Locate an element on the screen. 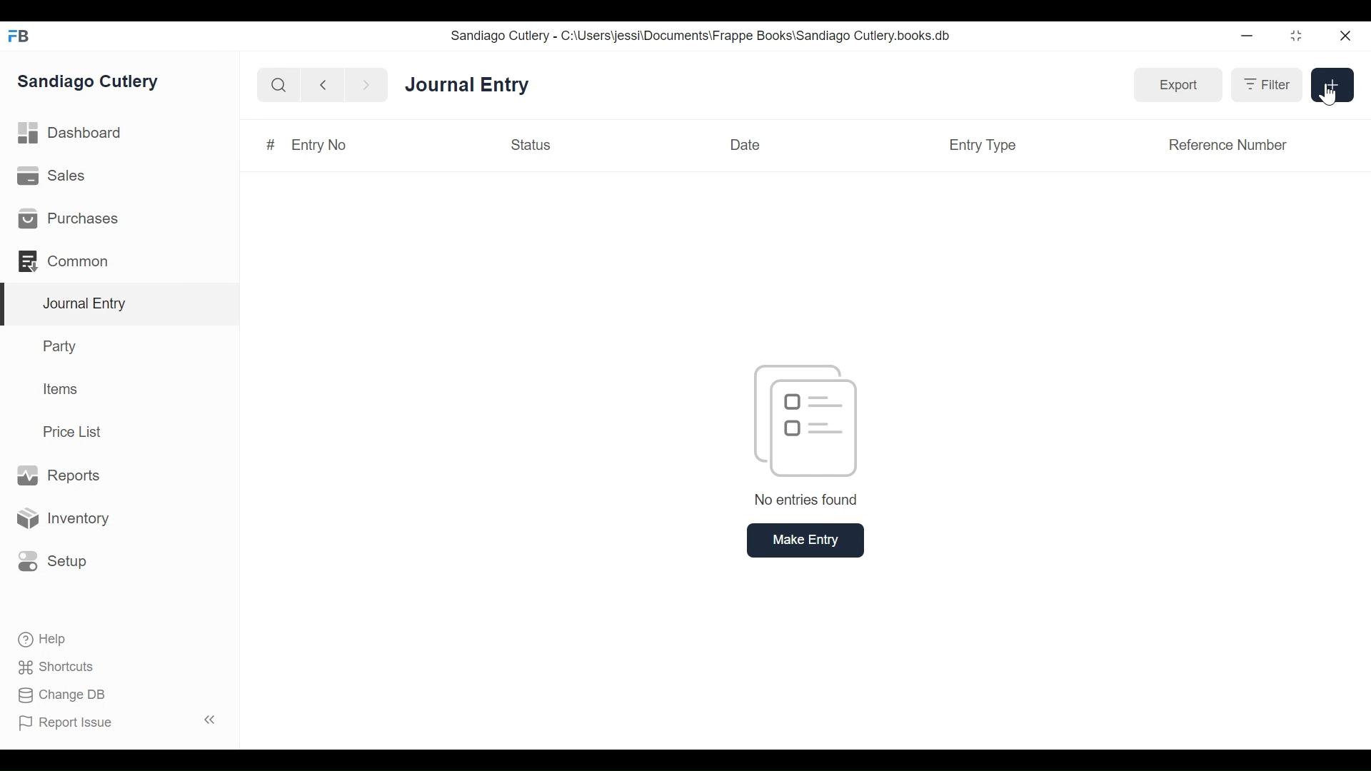  Restore is located at coordinates (1298, 35).